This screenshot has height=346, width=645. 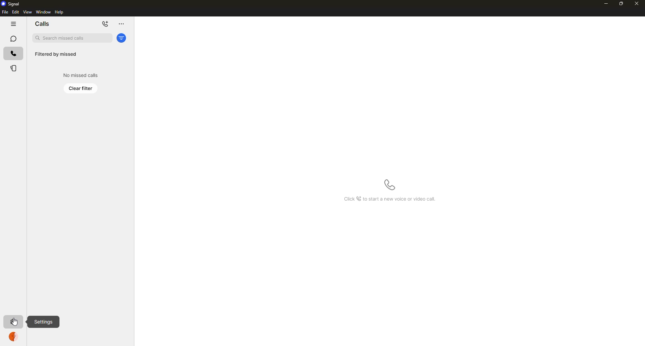 I want to click on maximize, so click(x=620, y=4).